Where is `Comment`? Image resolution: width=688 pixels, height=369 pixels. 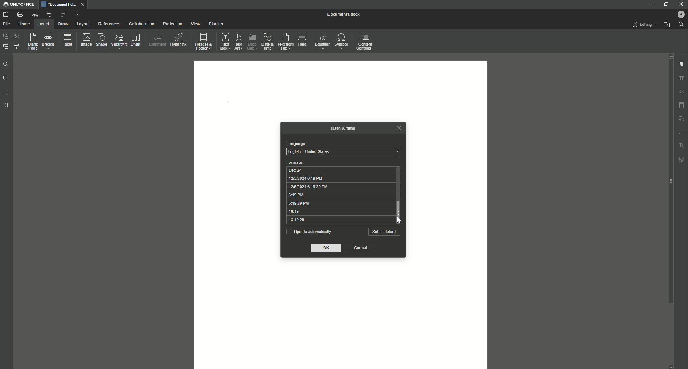 Comment is located at coordinates (157, 39).